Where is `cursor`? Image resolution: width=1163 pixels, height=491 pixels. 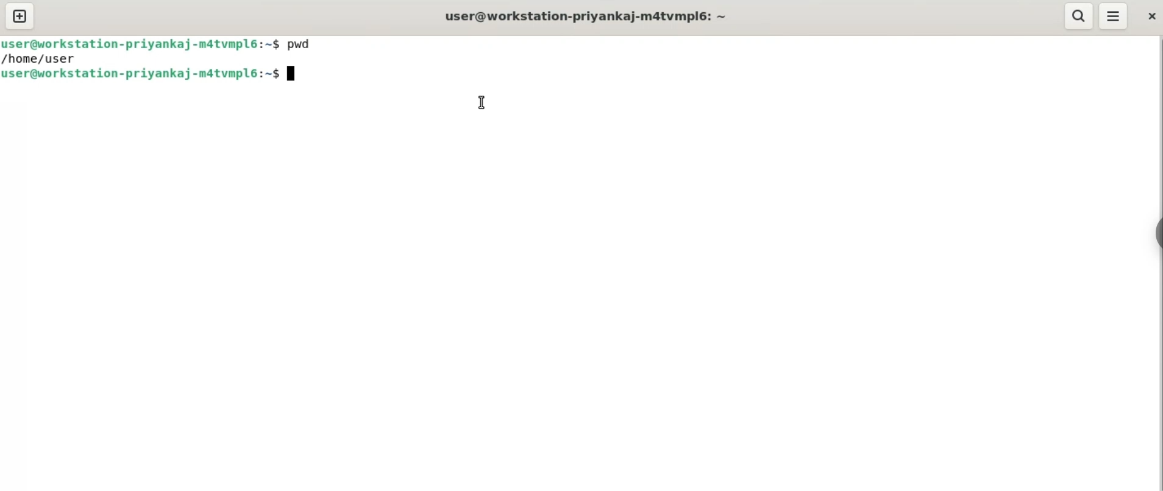 cursor is located at coordinates (477, 102).